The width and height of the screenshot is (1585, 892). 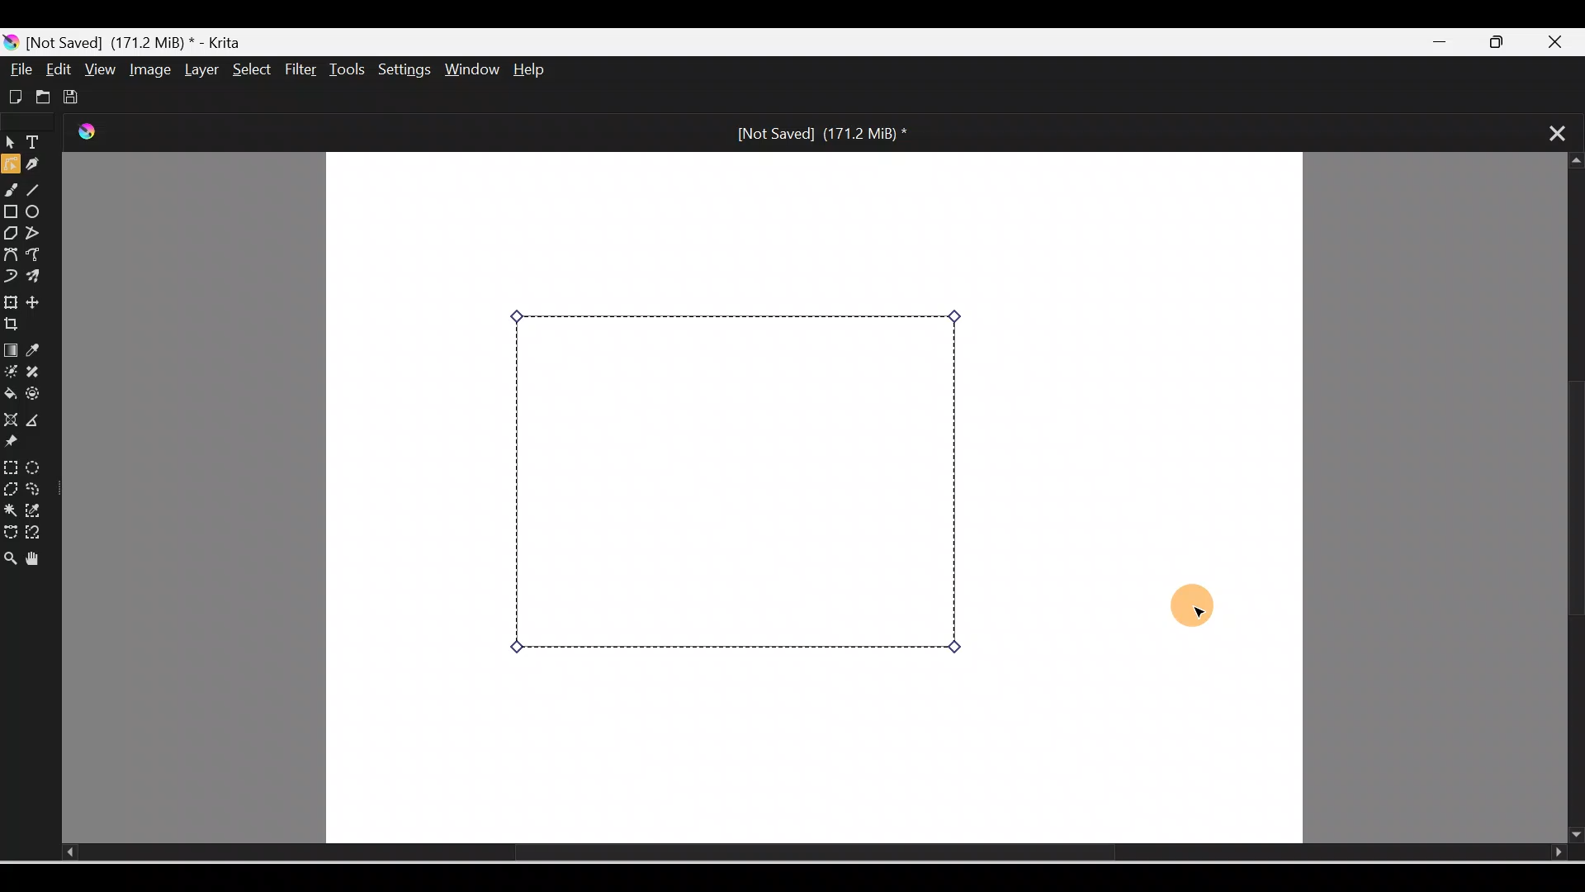 What do you see at coordinates (301, 70) in the screenshot?
I see `Filter` at bounding box center [301, 70].